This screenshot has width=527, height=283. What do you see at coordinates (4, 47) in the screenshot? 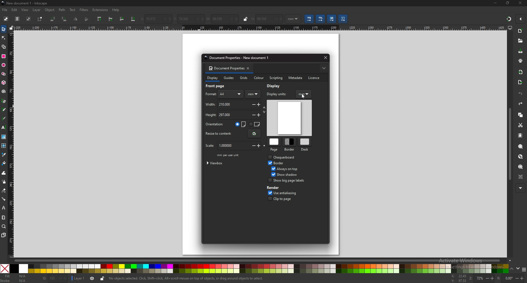
I see `shape builder` at bounding box center [4, 47].